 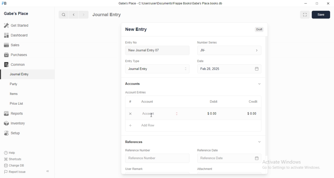 What do you see at coordinates (136, 29) in the screenshot?
I see `New Entry` at bounding box center [136, 29].